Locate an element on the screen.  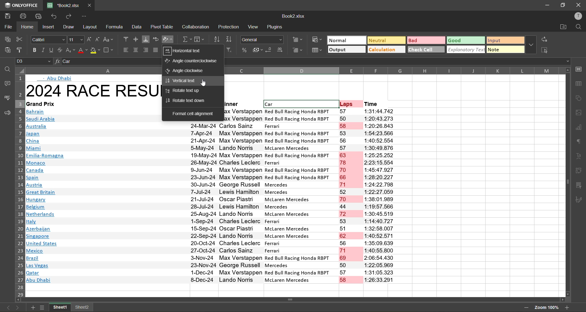
italic is located at coordinates (44, 50).